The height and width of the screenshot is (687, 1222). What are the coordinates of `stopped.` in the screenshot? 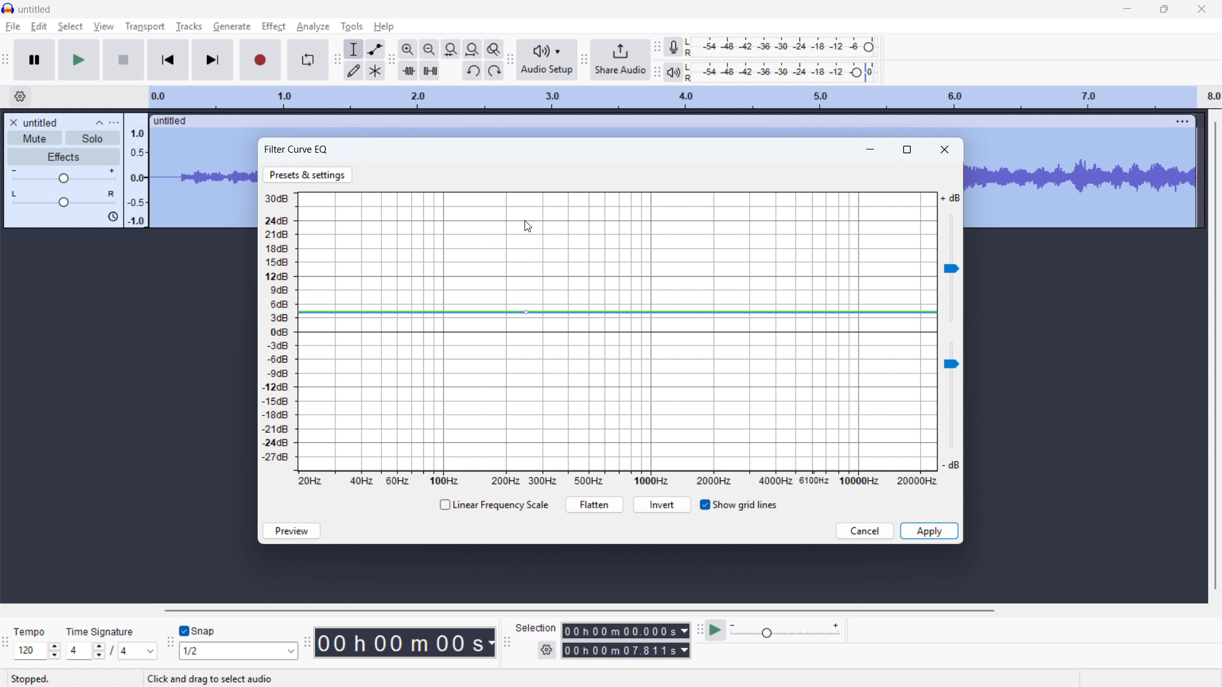 It's located at (30, 679).